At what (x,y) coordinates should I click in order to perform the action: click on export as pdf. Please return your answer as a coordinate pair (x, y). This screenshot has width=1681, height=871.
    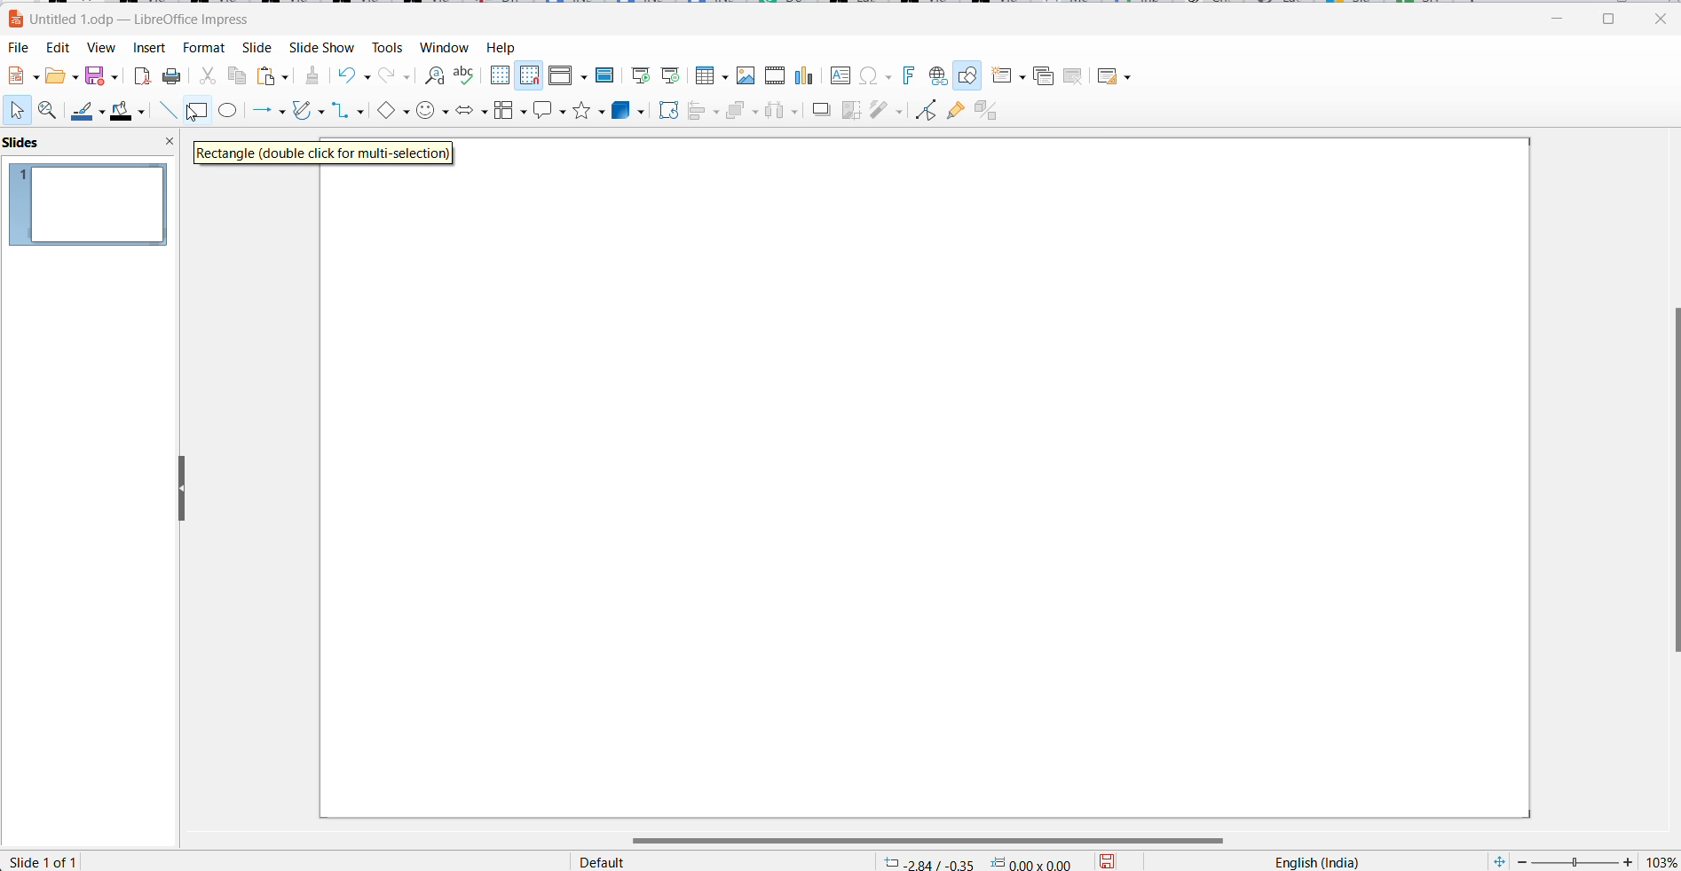
    Looking at the image, I should click on (140, 76).